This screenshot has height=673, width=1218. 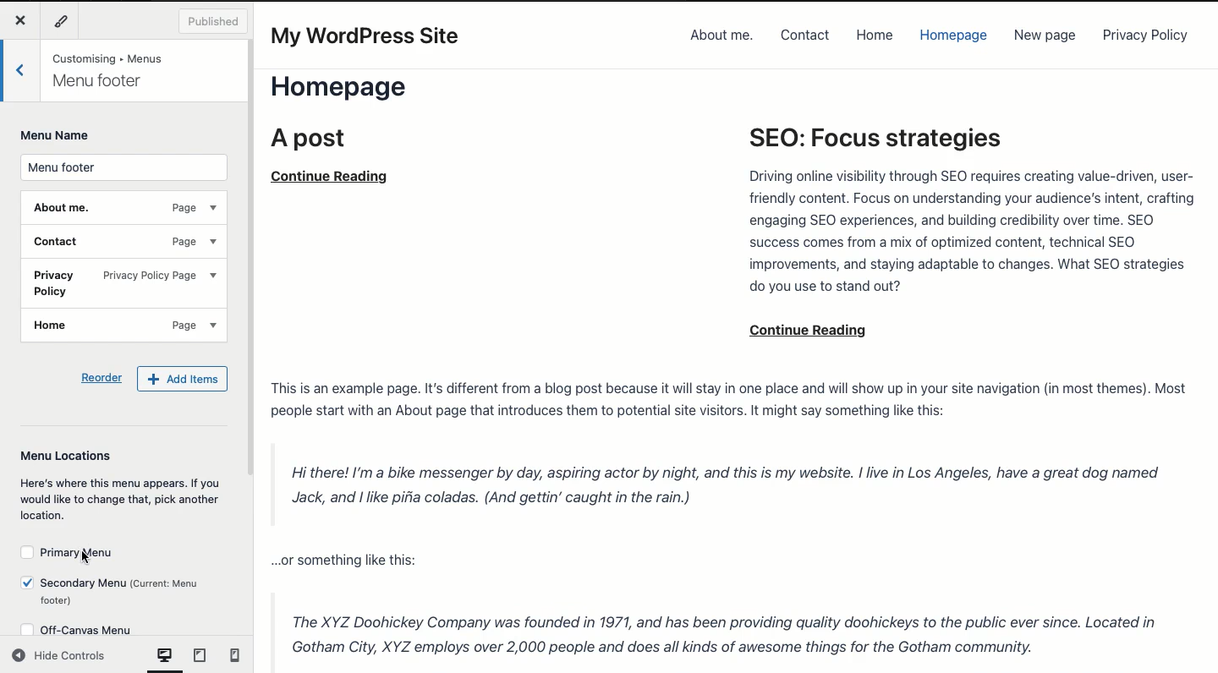 What do you see at coordinates (126, 243) in the screenshot?
I see `Contact` at bounding box center [126, 243].